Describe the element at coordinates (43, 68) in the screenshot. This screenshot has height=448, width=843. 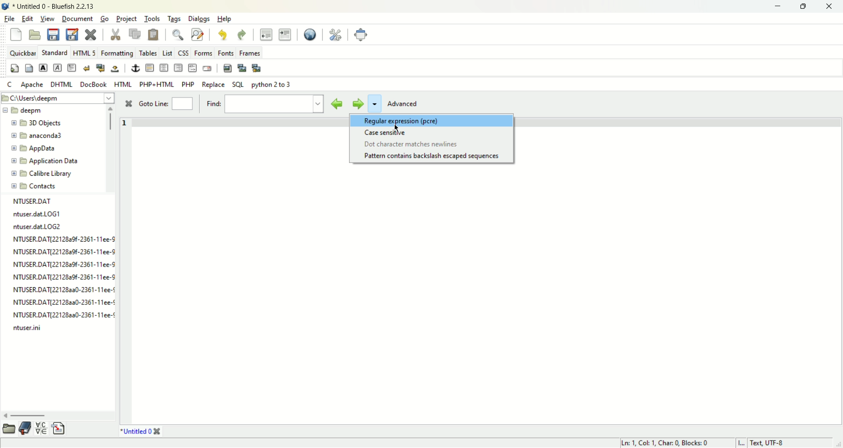
I see `strong` at that location.